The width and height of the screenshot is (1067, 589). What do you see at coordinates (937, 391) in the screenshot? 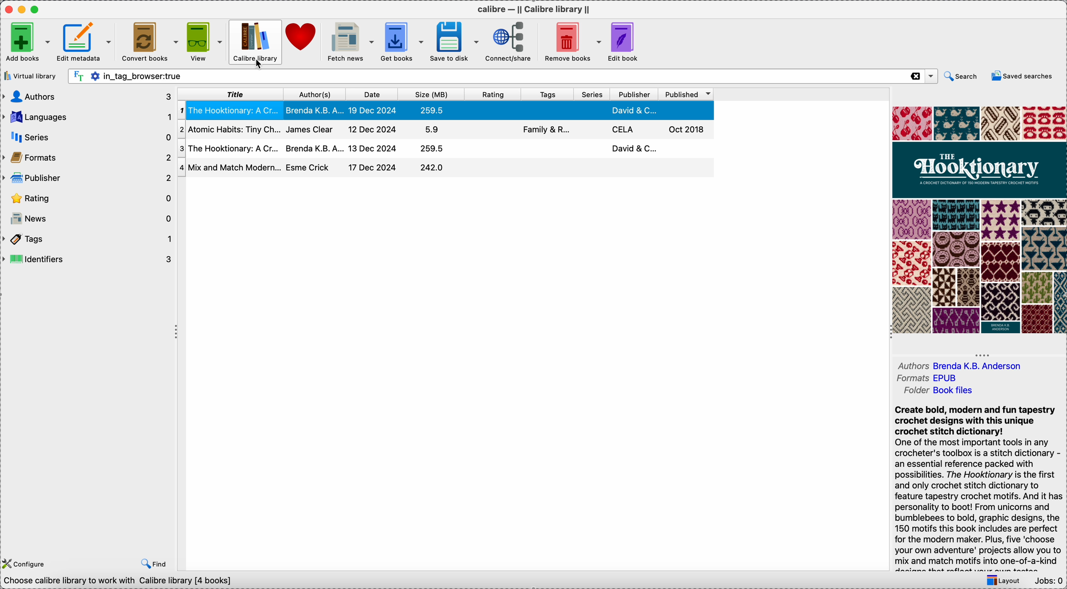
I see `folder` at bounding box center [937, 391].